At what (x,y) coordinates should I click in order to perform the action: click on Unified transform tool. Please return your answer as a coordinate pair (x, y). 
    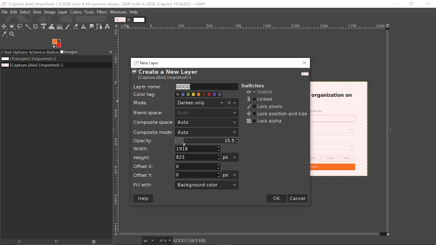
    Looking at the image, I should click on (44, 27).